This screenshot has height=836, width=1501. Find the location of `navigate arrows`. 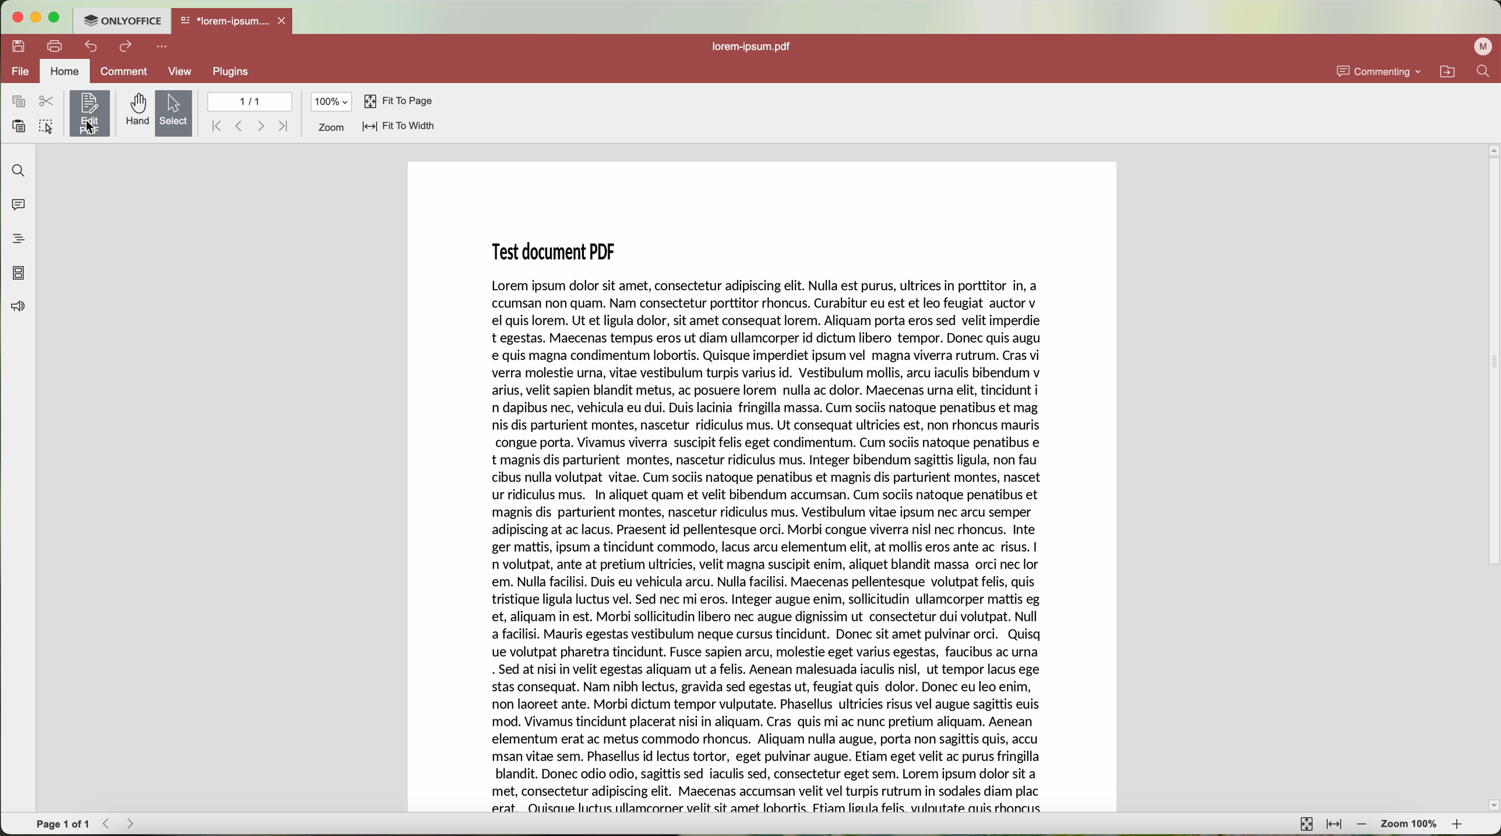

navigate arrows is located at coordinates (251, 127).